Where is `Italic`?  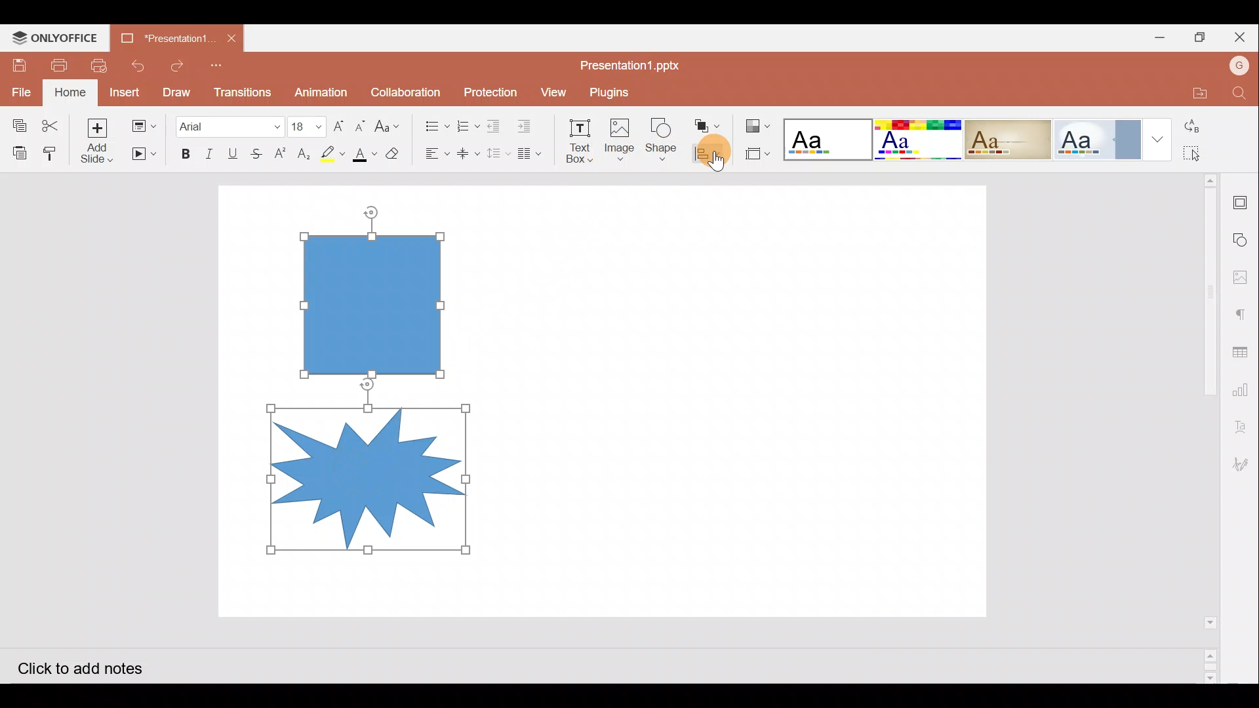 Italic is located at coordinates (209, 151).